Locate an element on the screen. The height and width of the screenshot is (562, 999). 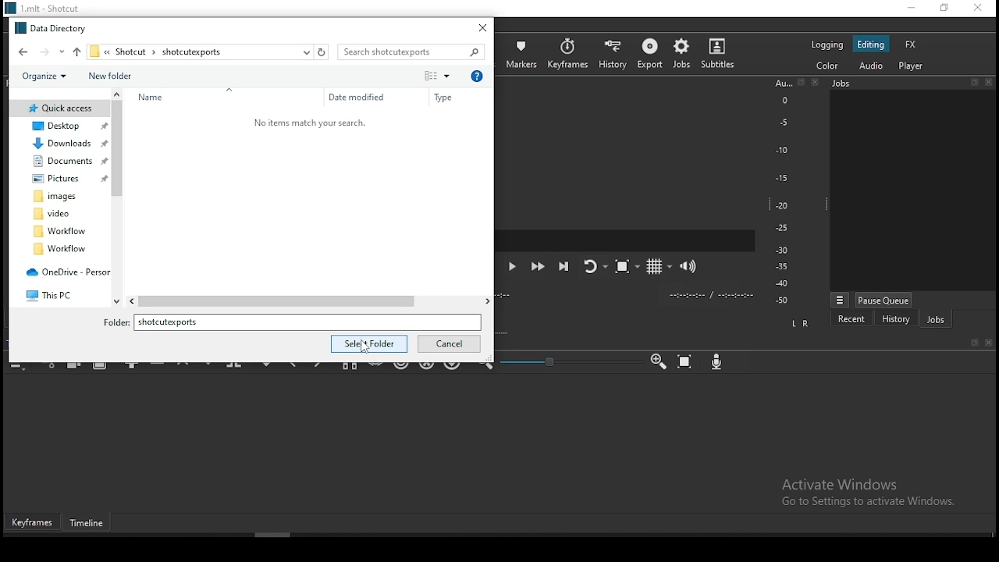
close is located at coordinates (819, 83).